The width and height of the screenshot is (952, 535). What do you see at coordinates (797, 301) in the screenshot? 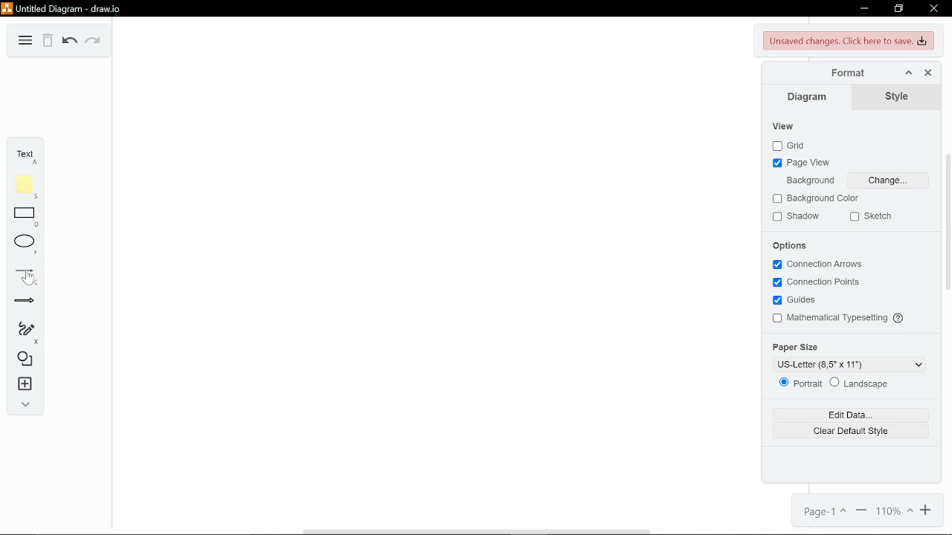
I see `Guides` at bounding box center [797, 301].